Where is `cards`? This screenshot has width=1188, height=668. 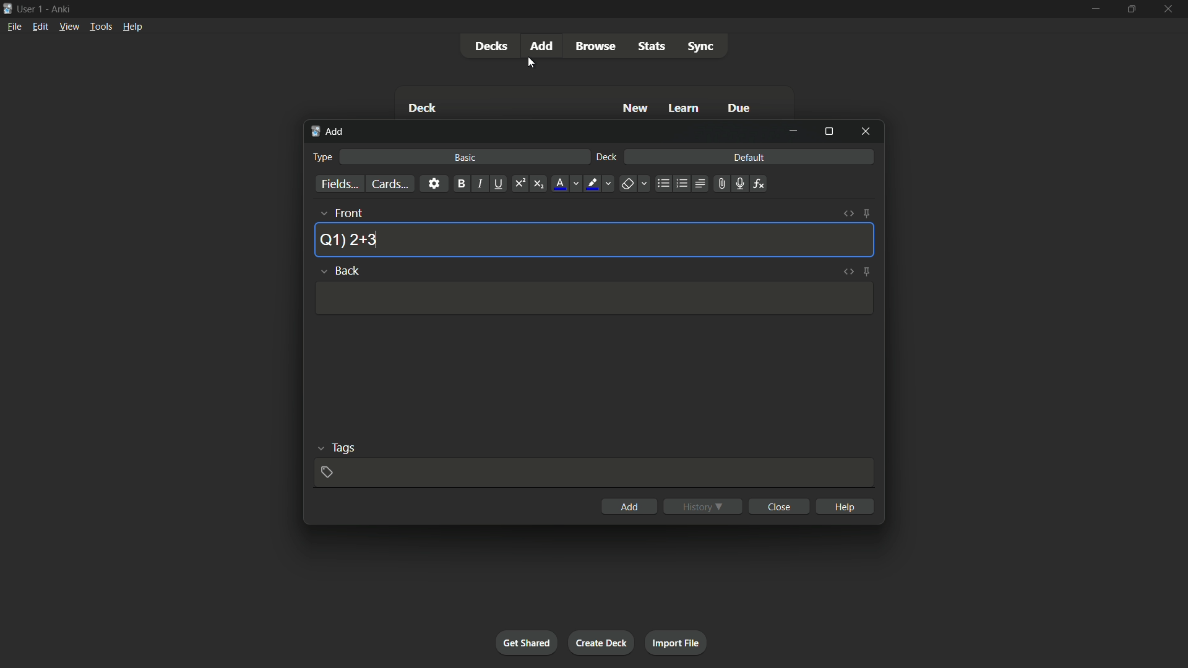 cards is located at coordinates (389, 184).